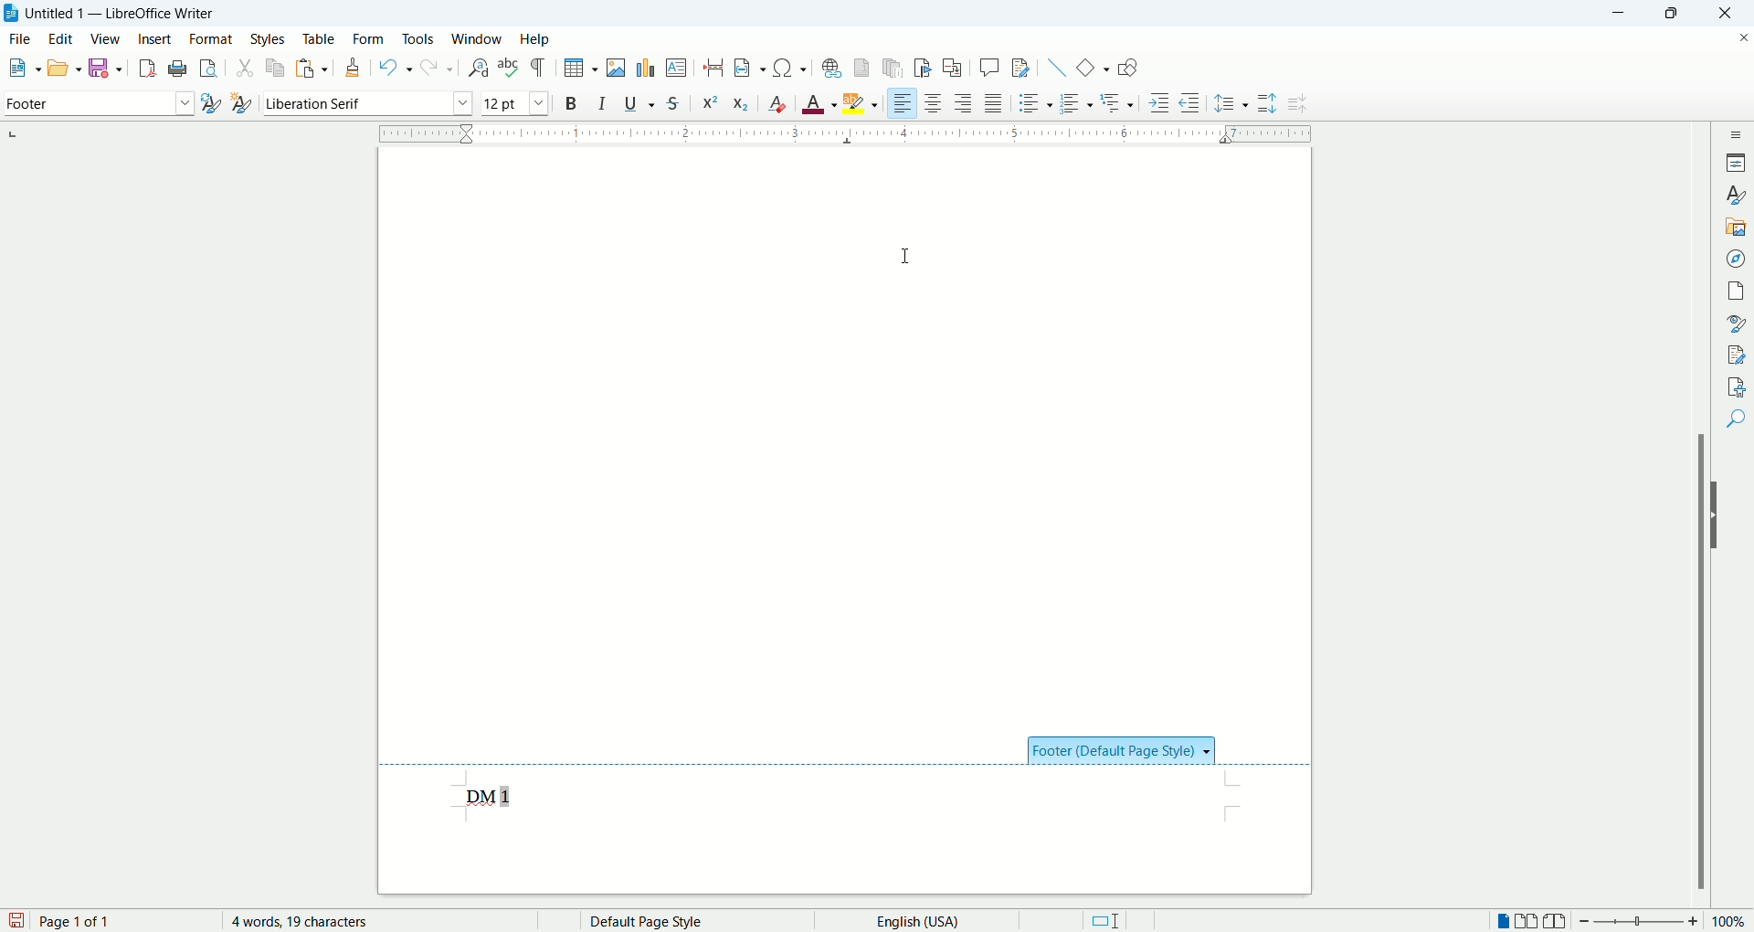 The height and width of the screenshot is (932, 1754). Describe the element at coordinates (20, 69) in the screenshot. I see `open` at that location.